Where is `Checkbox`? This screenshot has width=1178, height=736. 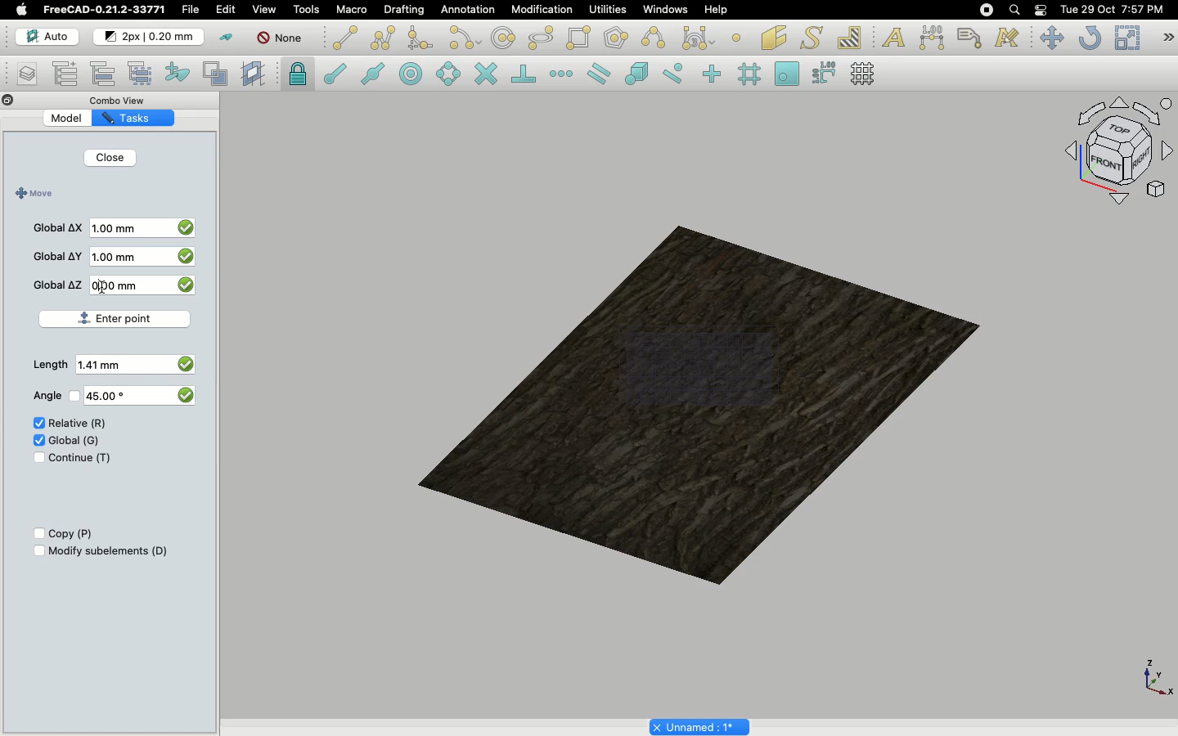
Checkbox is located at coordinates (37, 551).